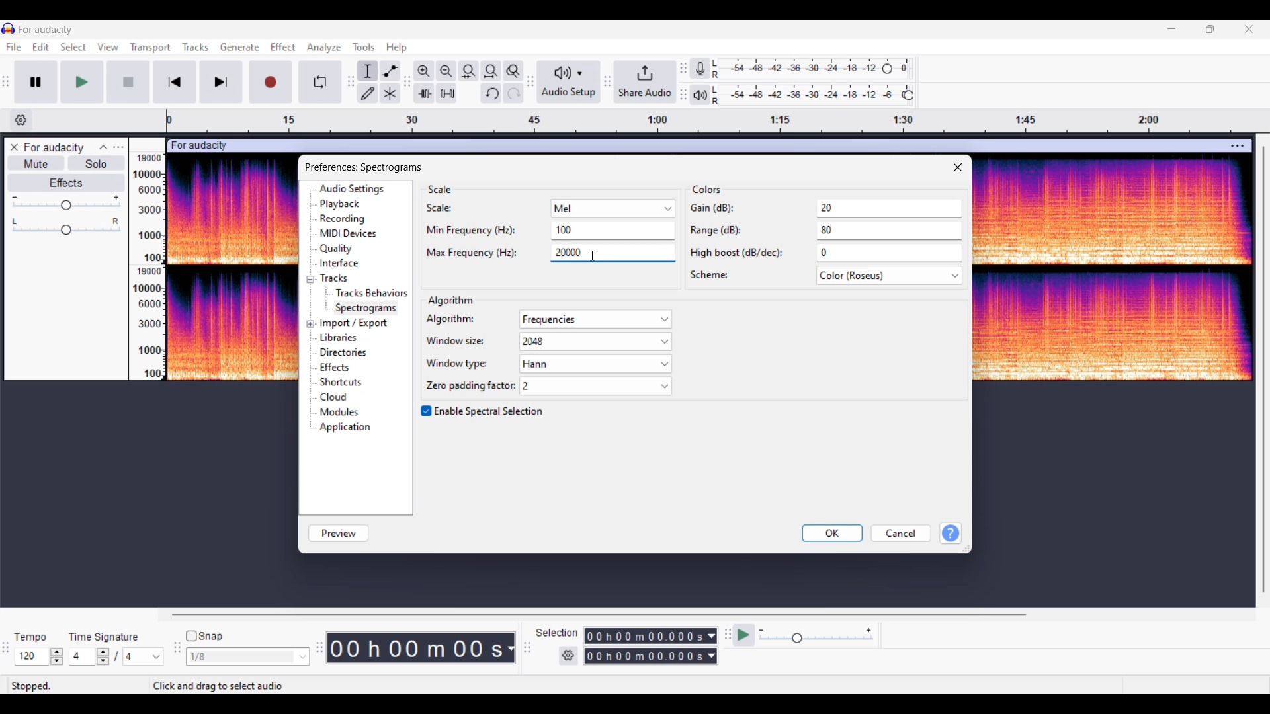 The image size is (1270, 714). I want to click on Cursor clicking on text box, so click(593, 256).